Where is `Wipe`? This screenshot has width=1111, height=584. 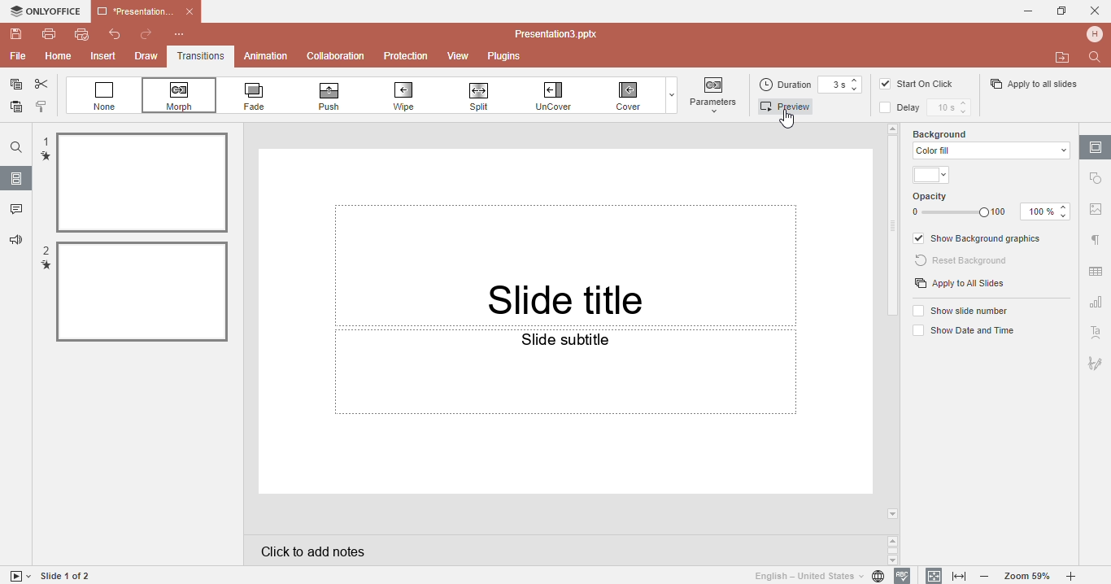
Wipe is located at coordinates (413, 95).